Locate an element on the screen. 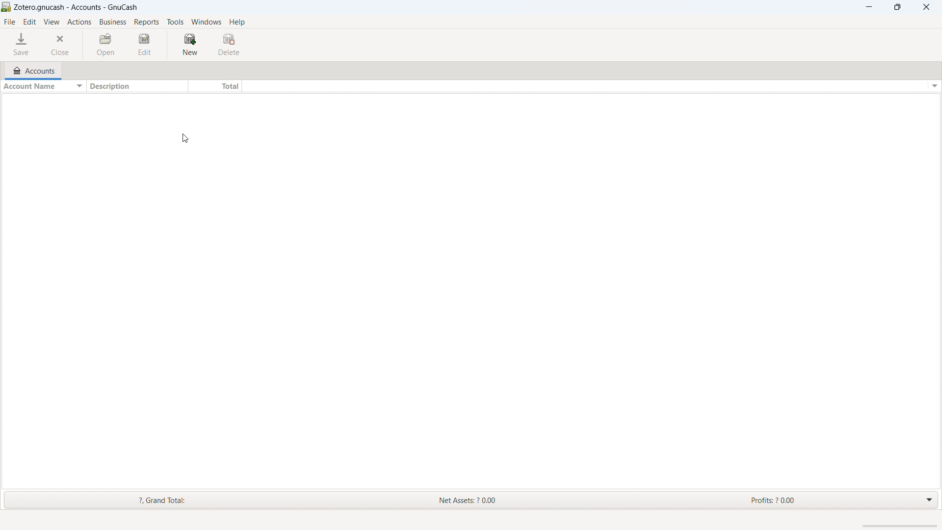  edit is located at coordinates (146, 44).